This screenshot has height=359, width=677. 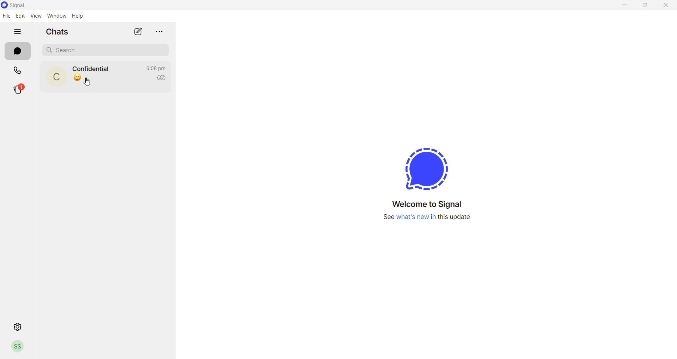 What do you see at coordinates (108, 50) in the screenshot?
I see `search chat` at bounding box center [108, 50].